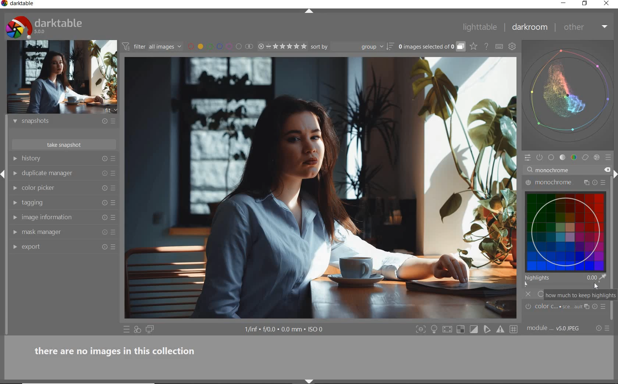 The width and height of the screenshot is (618, 384). What do you see at coordinates (352, 47) in the screenshot?
I see `sort` at bounding box center [352, 47].